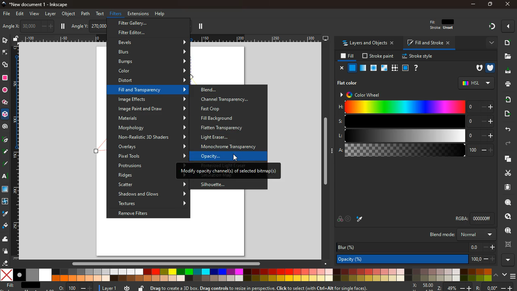 The height and width of the screenshot is (291, 517). Describe the element at coordinates (147, 214) in the screenshot. I see `remove filters` at that location.